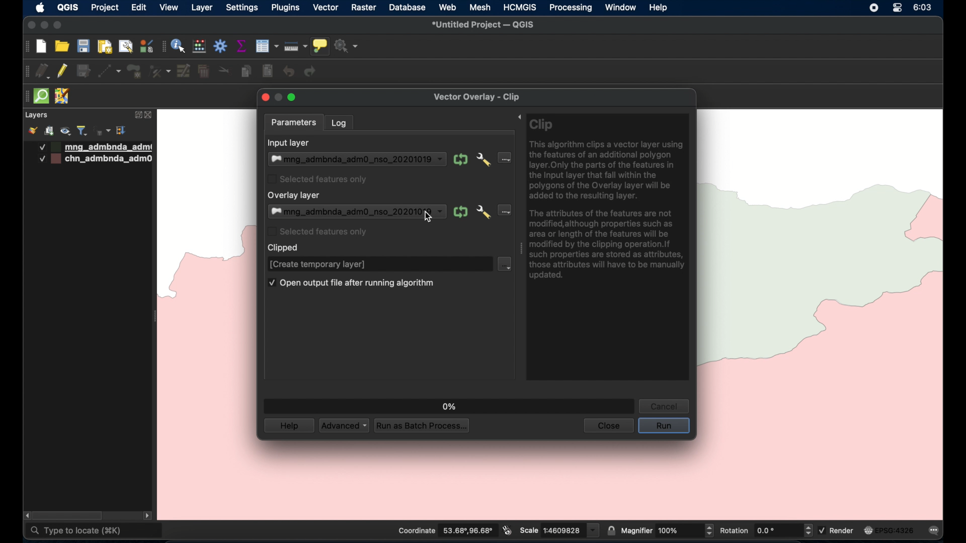 The image size is (966, 543). I want to click on input layer dropdown, so click(356, 159).